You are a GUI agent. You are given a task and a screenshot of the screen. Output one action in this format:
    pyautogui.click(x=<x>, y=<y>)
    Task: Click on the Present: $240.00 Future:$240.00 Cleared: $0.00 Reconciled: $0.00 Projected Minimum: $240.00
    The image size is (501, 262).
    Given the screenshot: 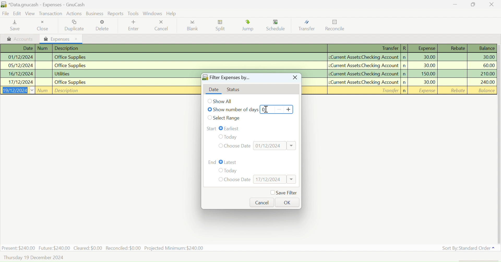 What is the action you would take?
    pyautogui.click(x=103, y=248)
    